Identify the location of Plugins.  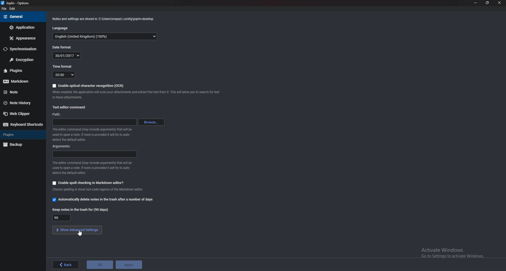
(20, 71).